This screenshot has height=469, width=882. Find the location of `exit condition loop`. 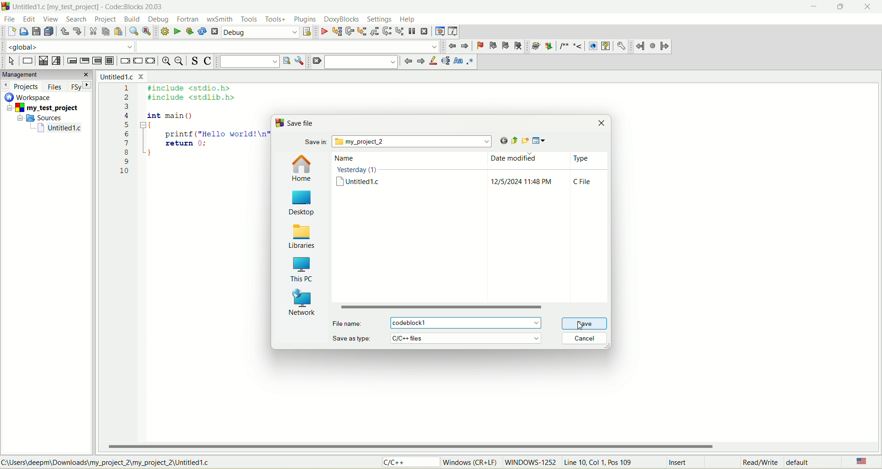

exit condition loop is located at coordinates (85, 61).